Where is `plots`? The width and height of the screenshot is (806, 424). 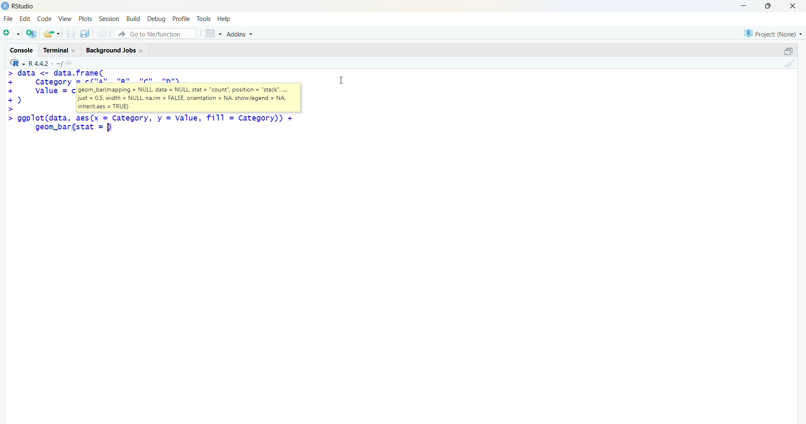 plots is located at coordinates (86, 19).